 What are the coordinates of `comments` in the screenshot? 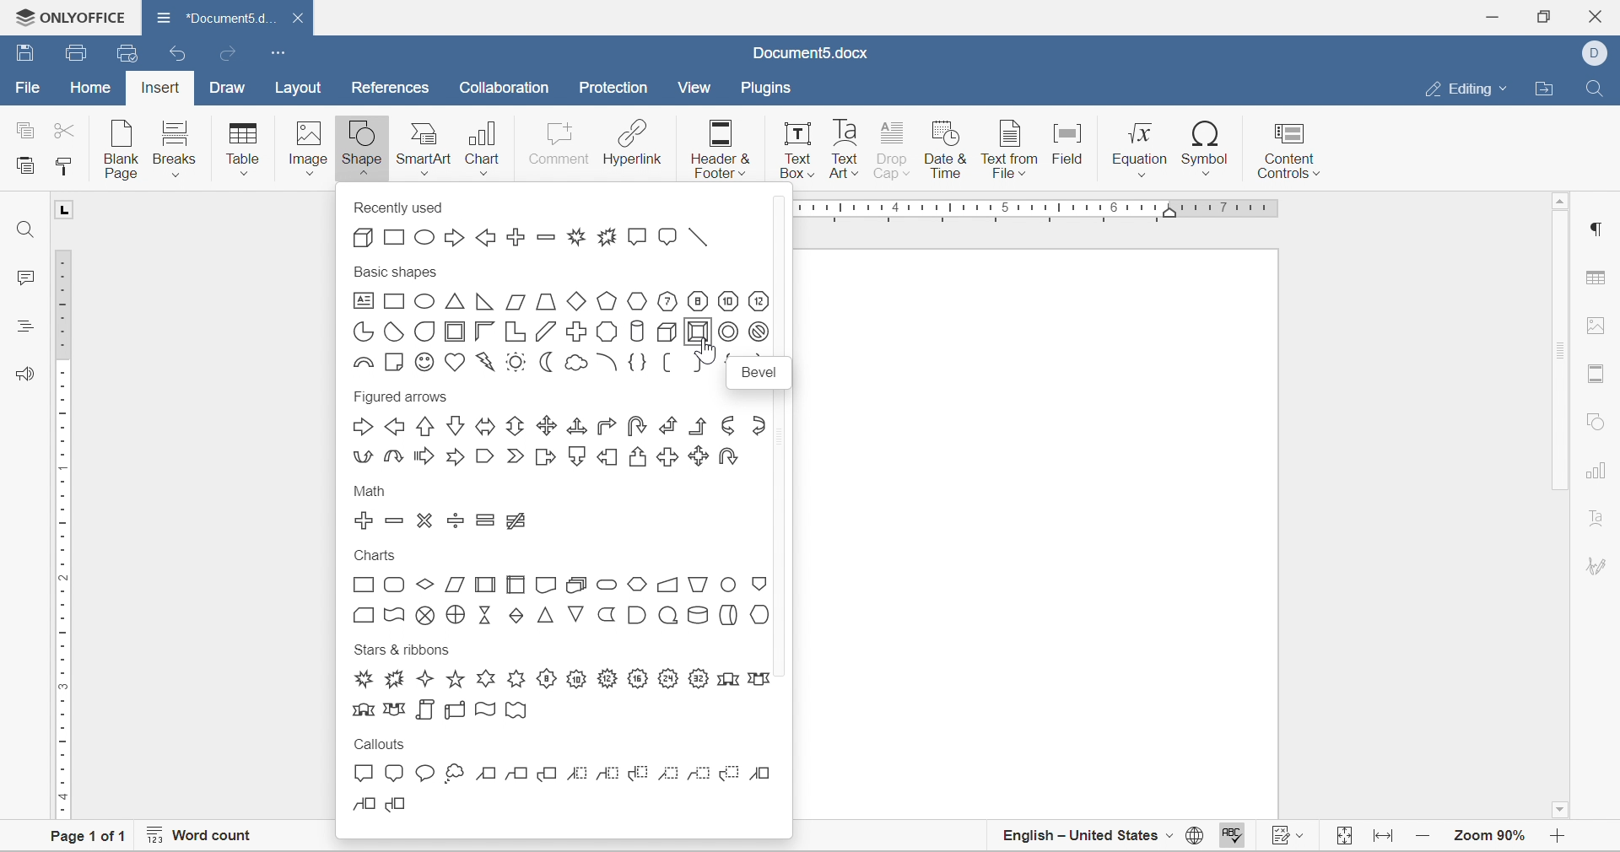 It's located at (25, 280).